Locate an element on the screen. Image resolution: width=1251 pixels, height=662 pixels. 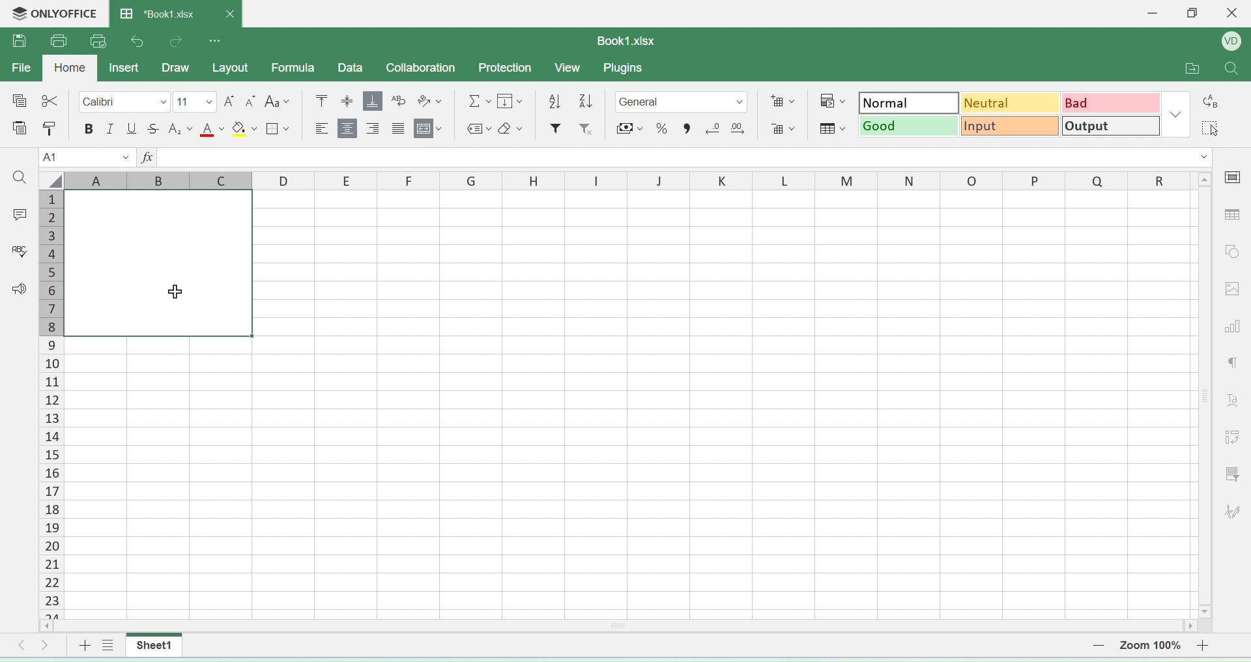
comma is located at coordinates (693, 128).